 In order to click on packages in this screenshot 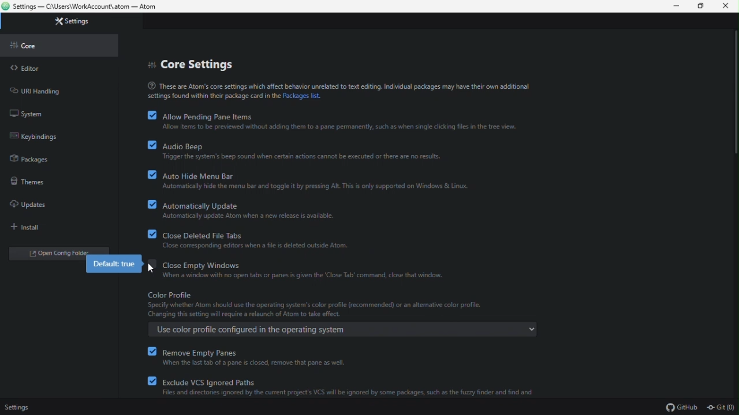, I will do `click(28, 158)`.